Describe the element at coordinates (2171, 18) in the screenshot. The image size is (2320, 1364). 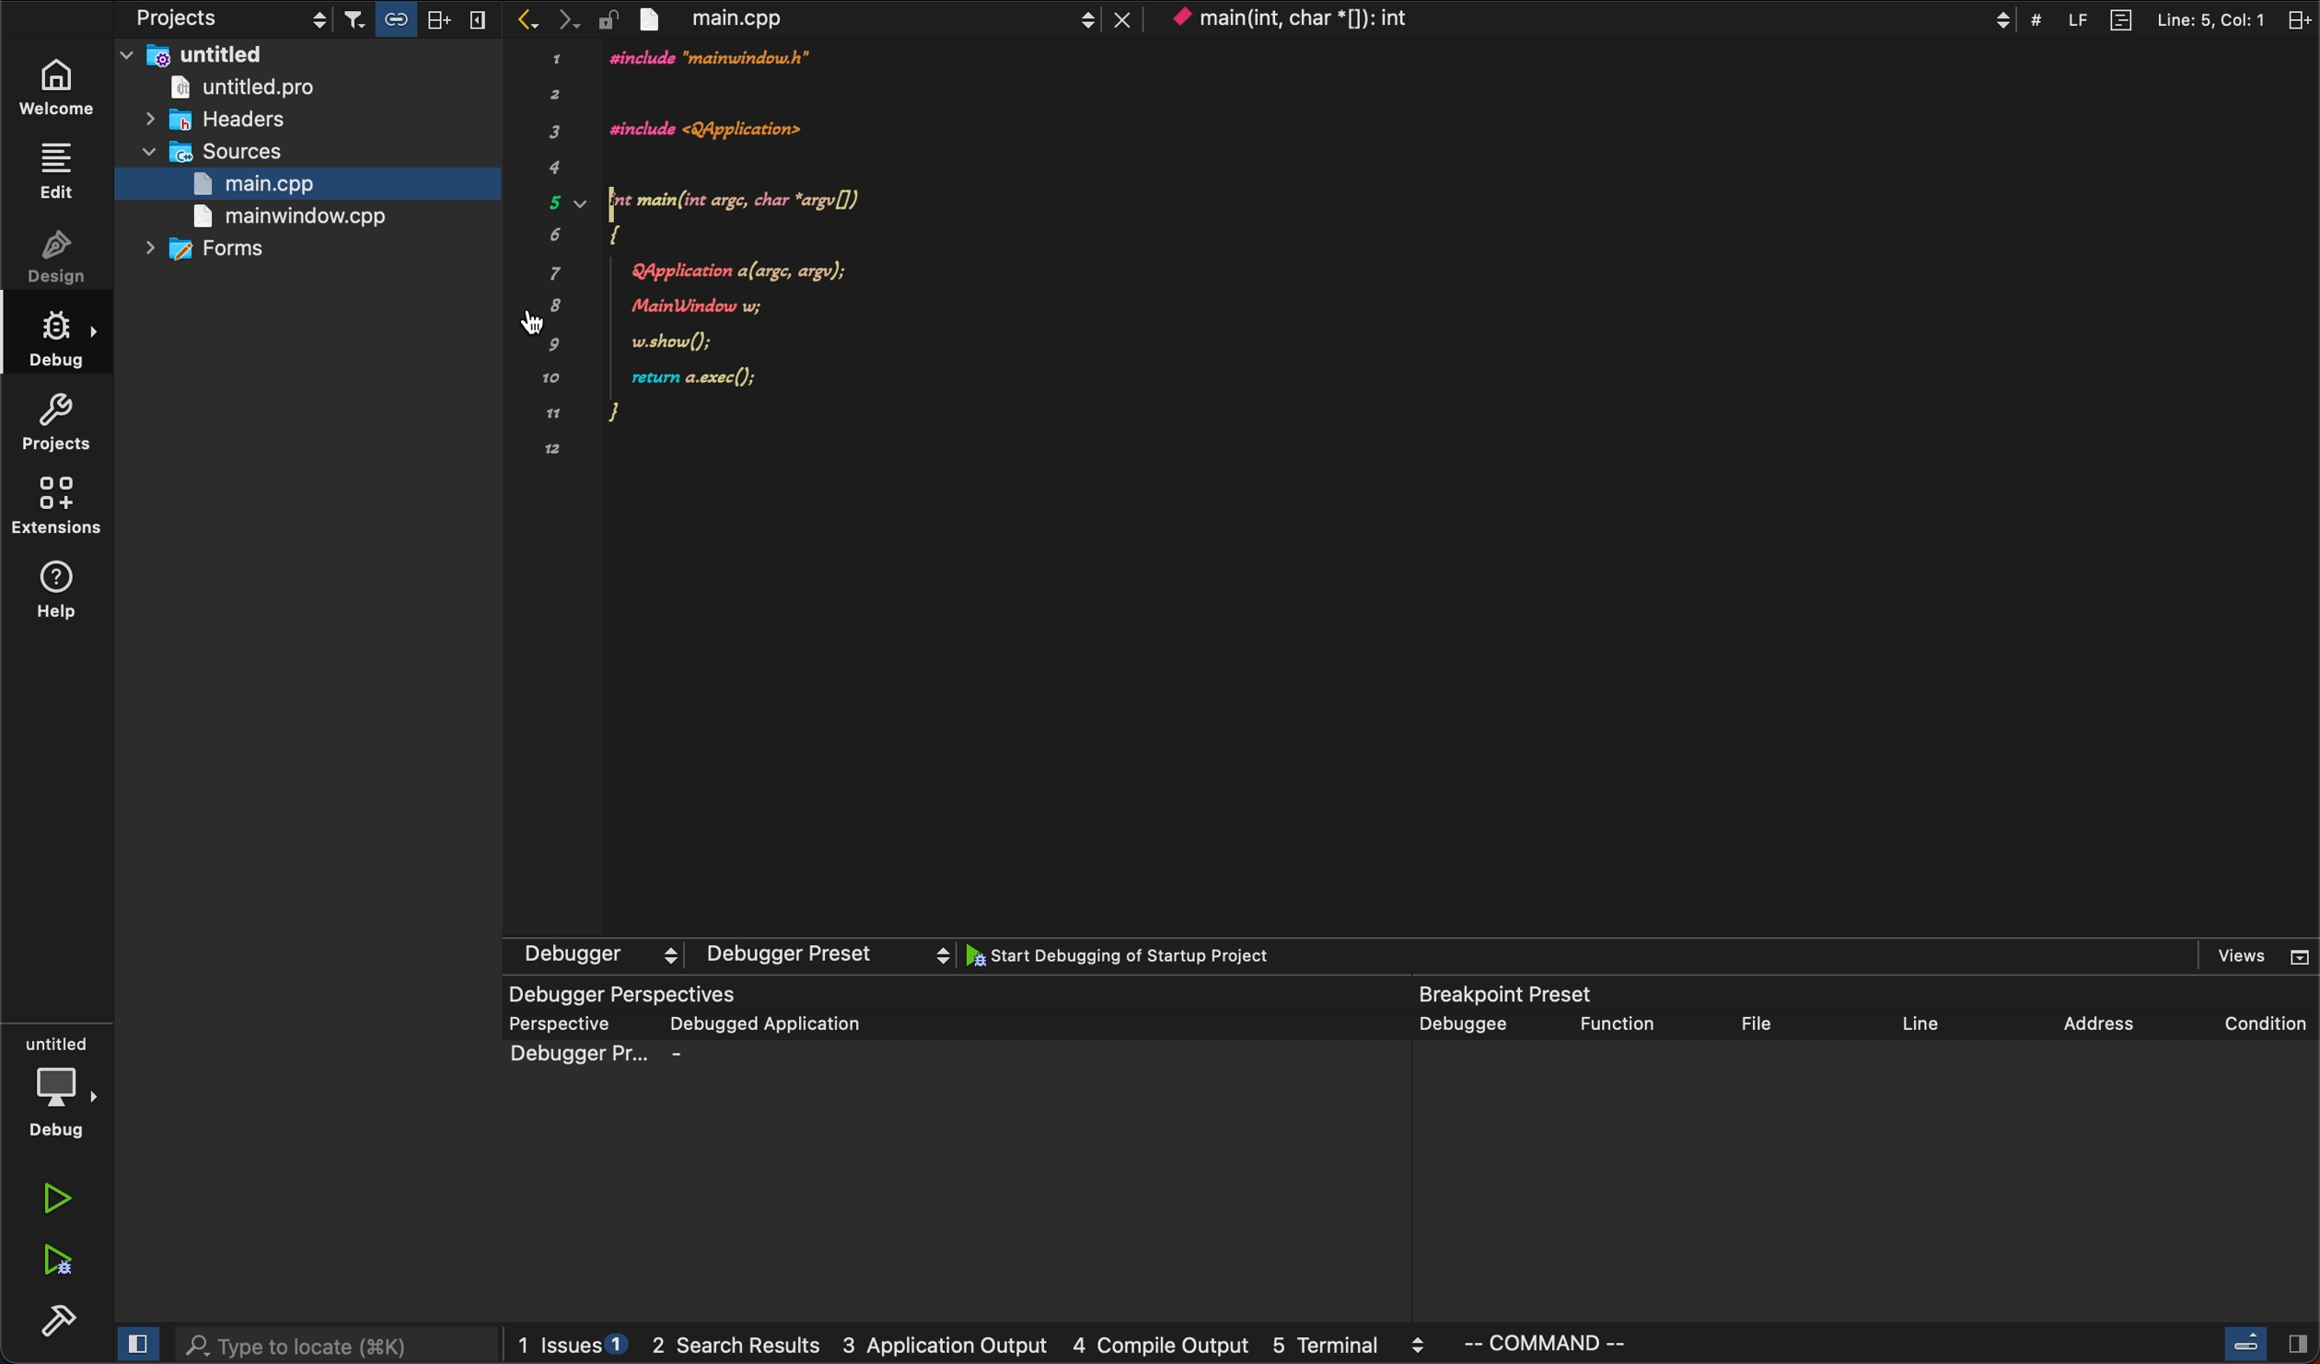
I see `split` at that location.